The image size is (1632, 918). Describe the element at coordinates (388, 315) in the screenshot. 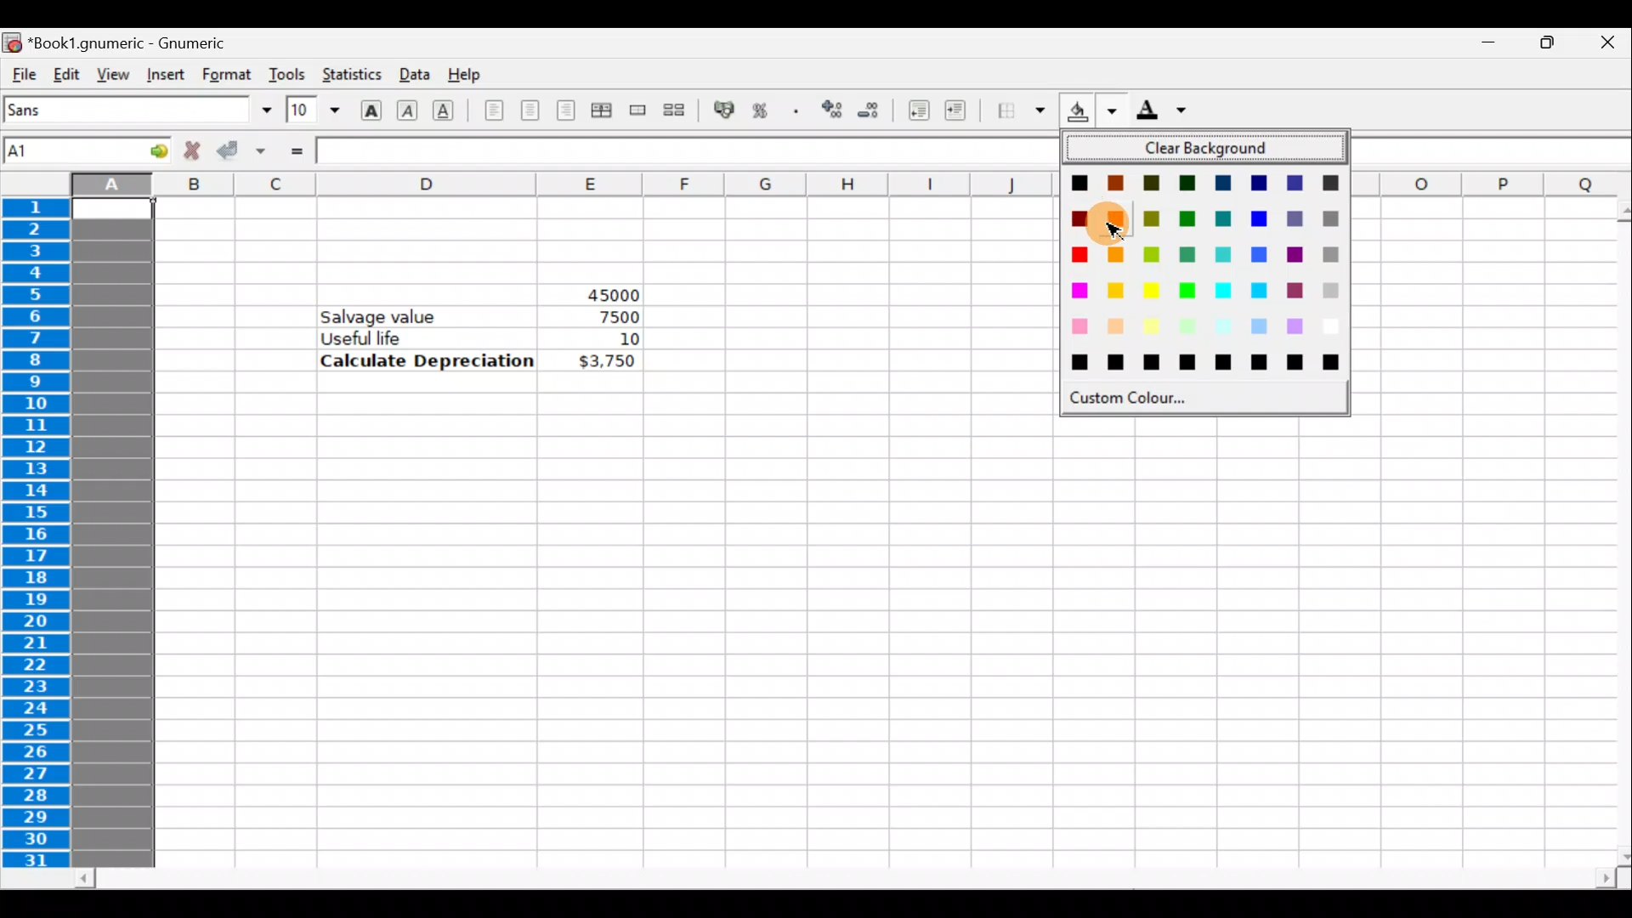

I see `Salvage value` at that location.